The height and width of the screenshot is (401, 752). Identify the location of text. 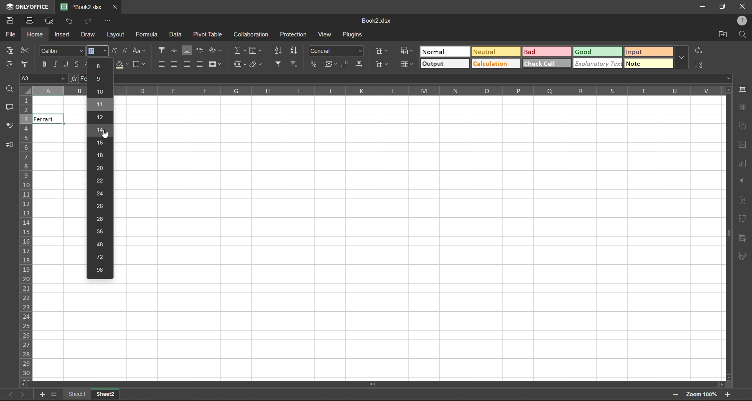
(743, 200).